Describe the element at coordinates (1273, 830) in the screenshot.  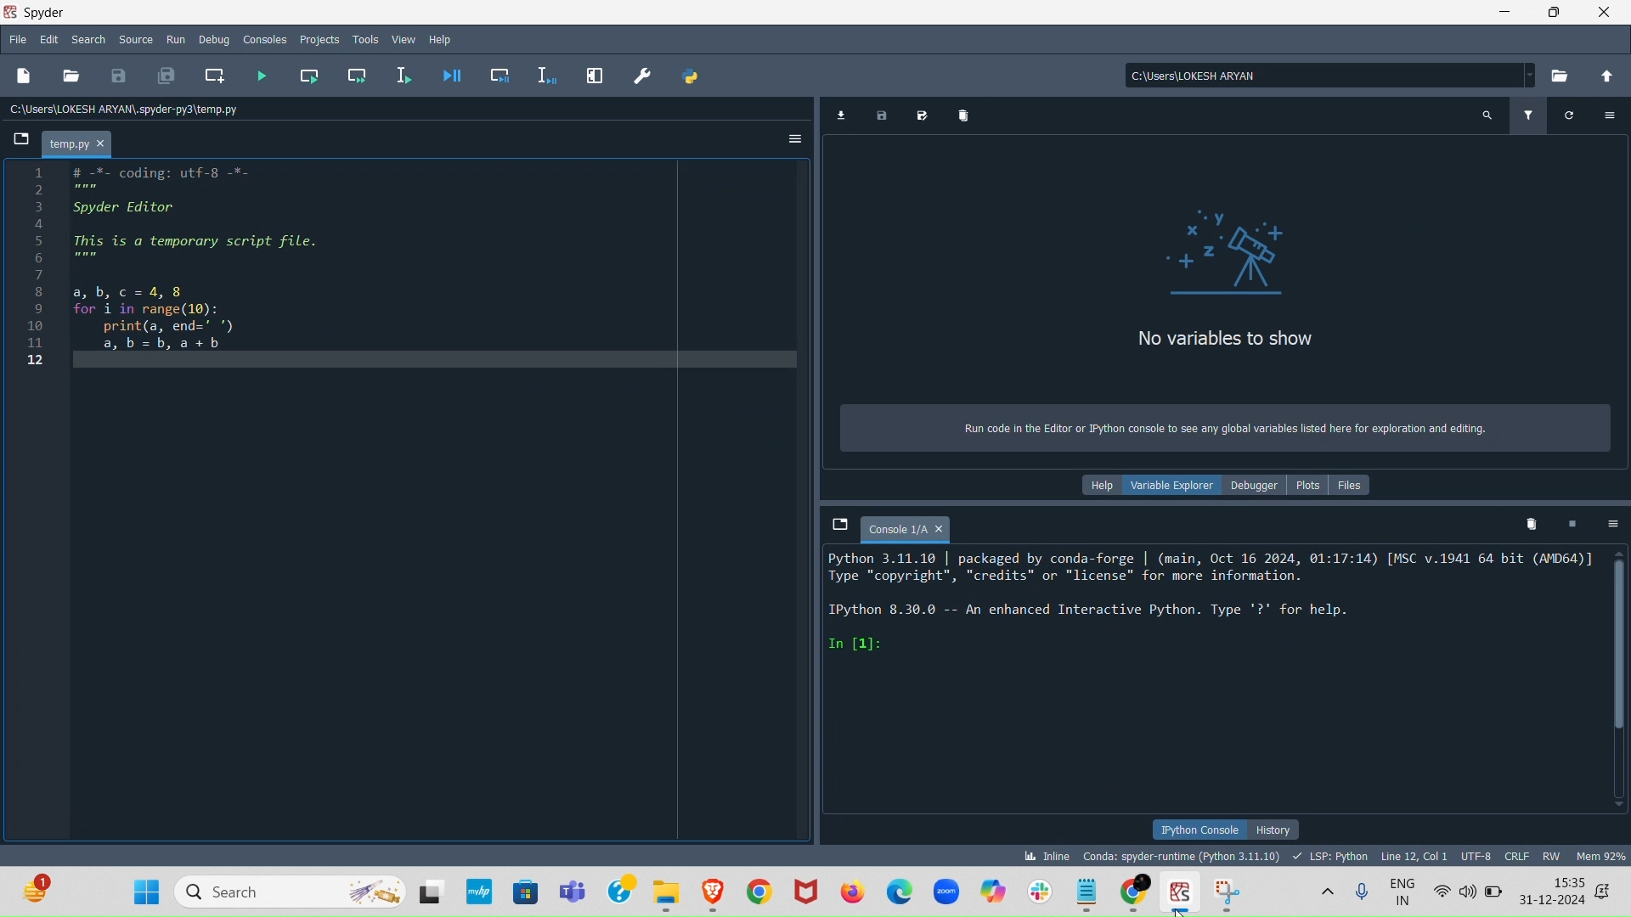
I see `History` at that location.